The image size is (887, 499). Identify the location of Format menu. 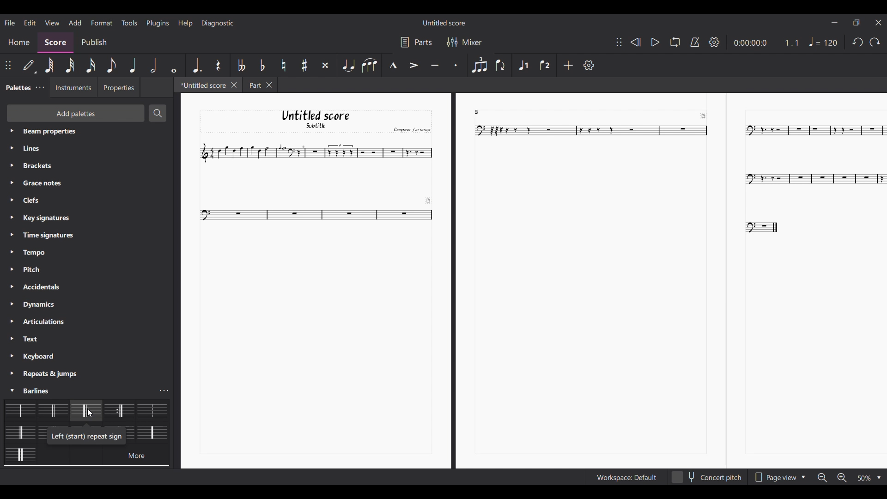
(101, 23).